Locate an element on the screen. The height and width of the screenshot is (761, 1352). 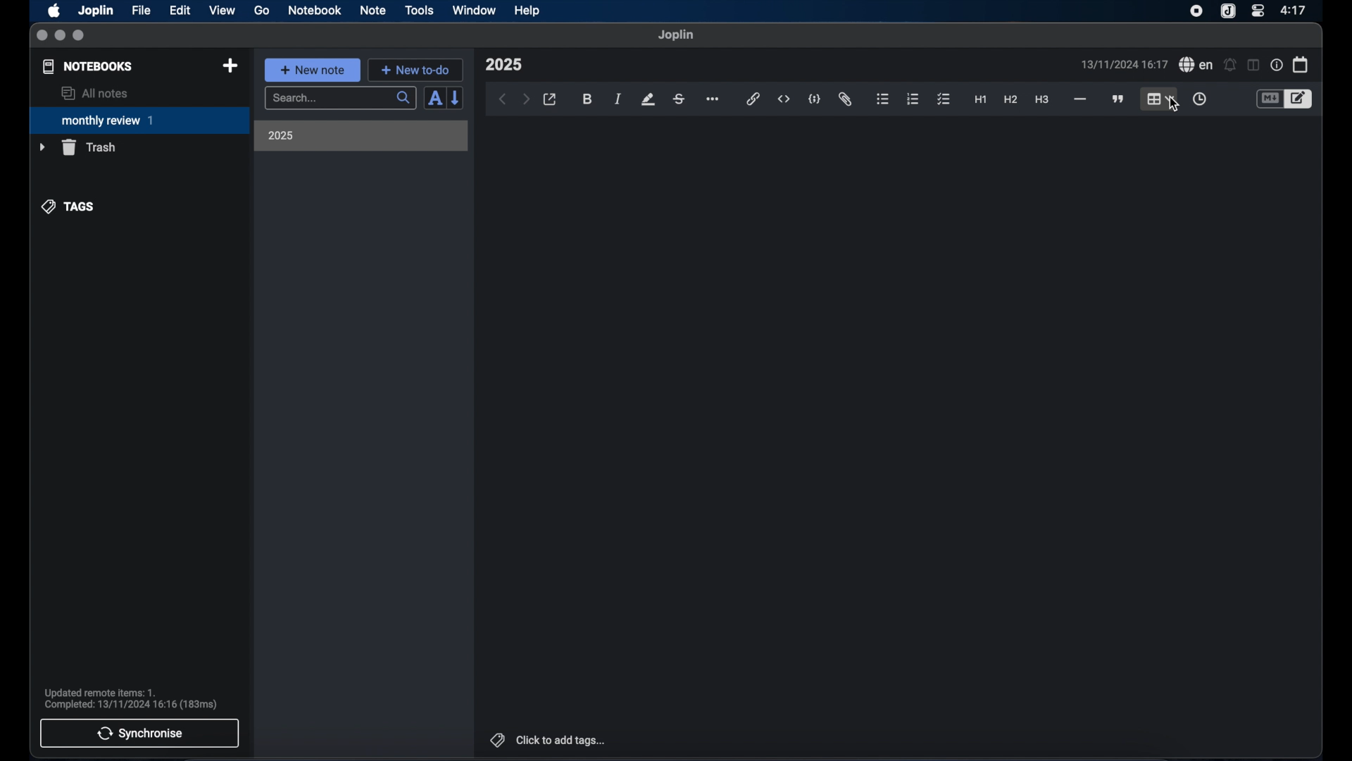
edit is located at coordinates (181, 11).